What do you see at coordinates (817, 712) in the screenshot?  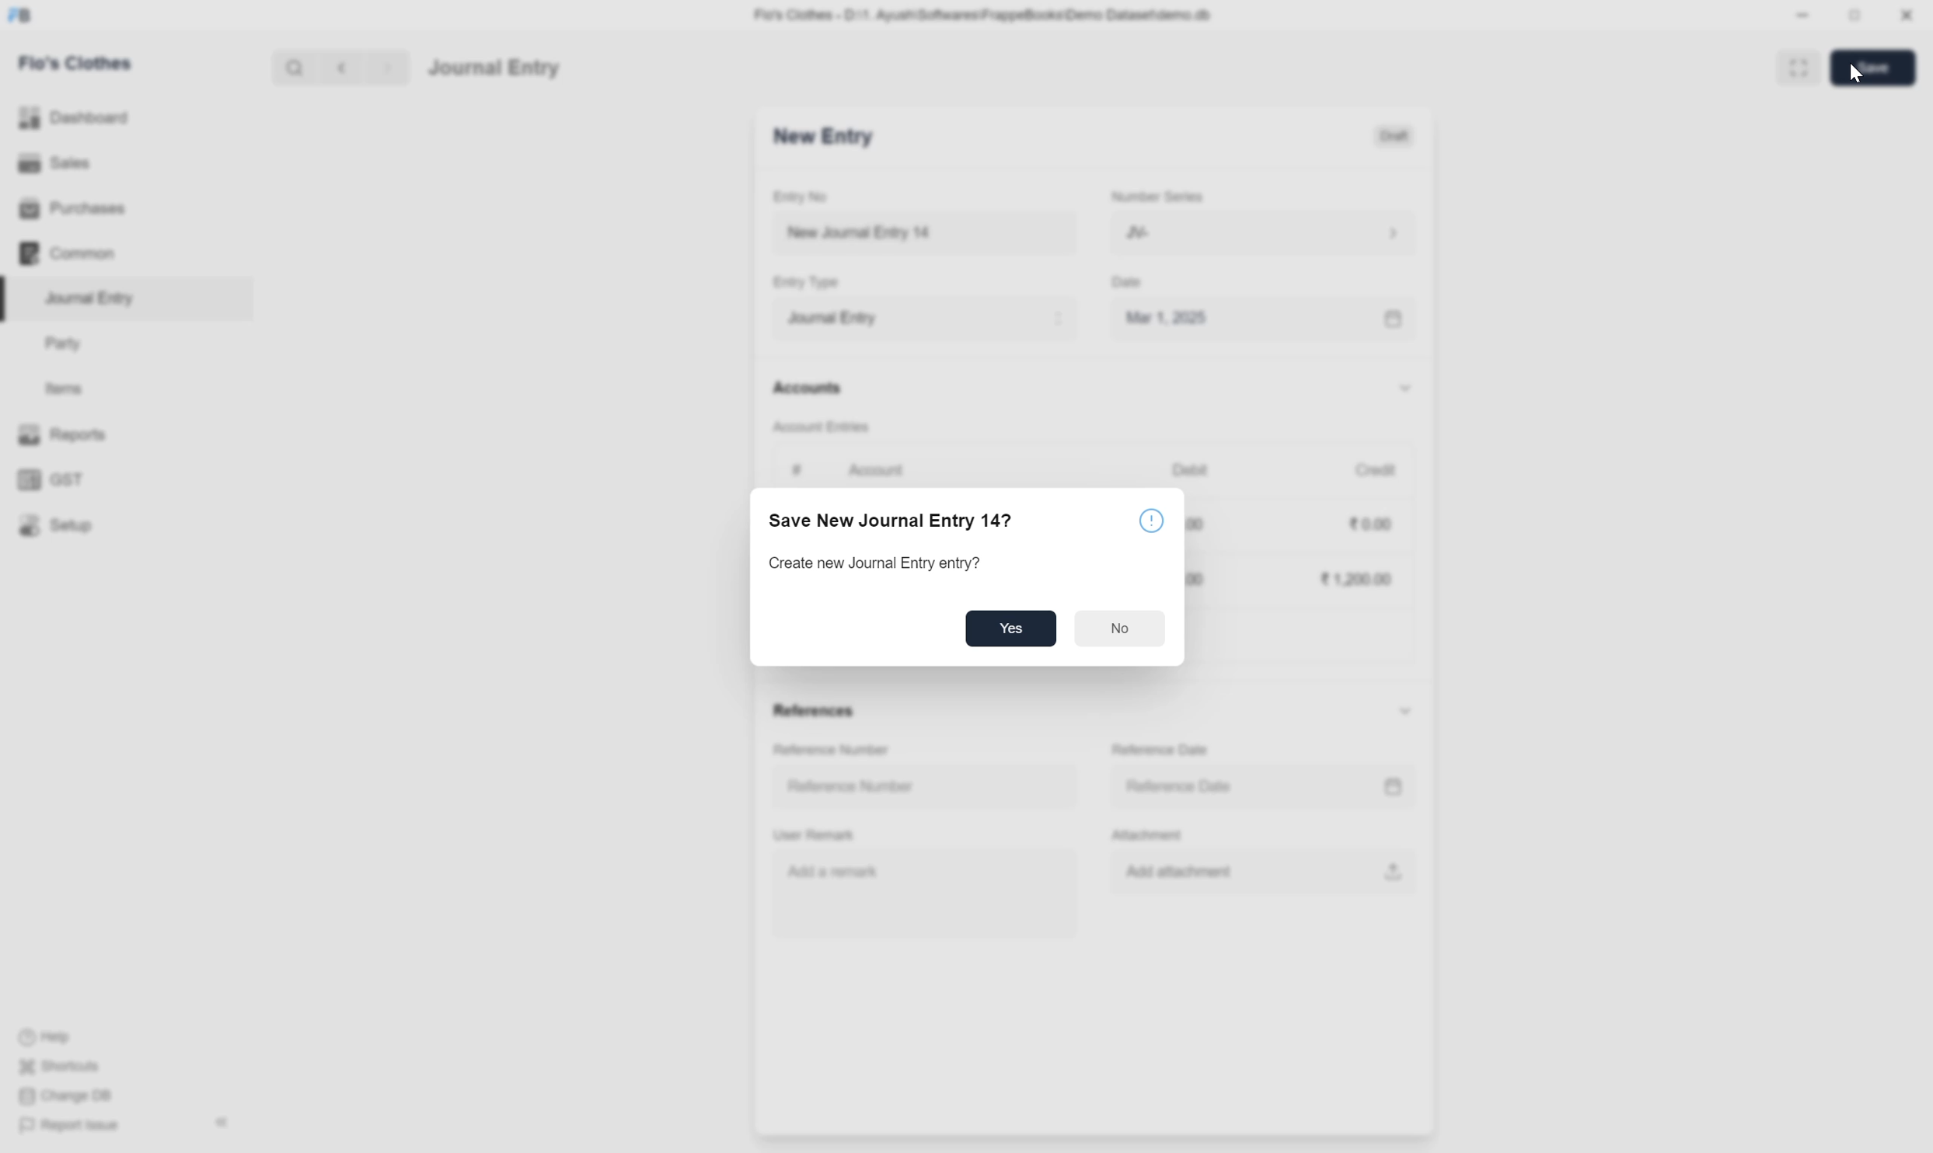 I see `References` at bounding box center [817, 712].